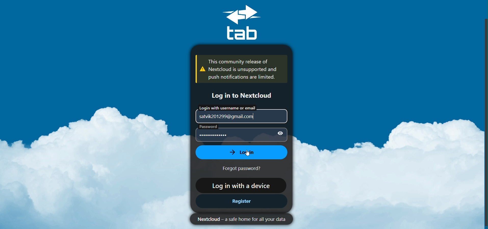  Describe the element at coordinates (241, 202) in the screenshot. I see `Register` at that location.